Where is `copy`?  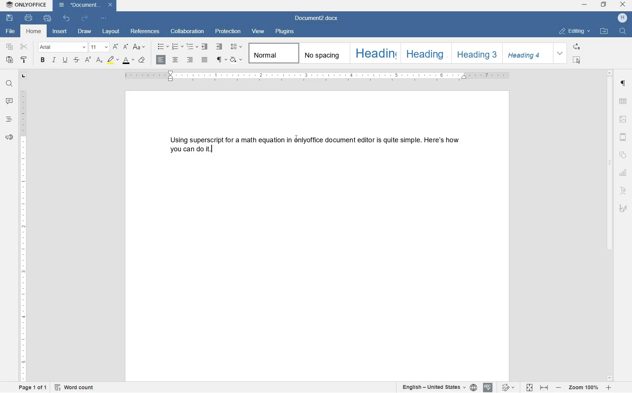 copy is located at coordinates (10, 47).